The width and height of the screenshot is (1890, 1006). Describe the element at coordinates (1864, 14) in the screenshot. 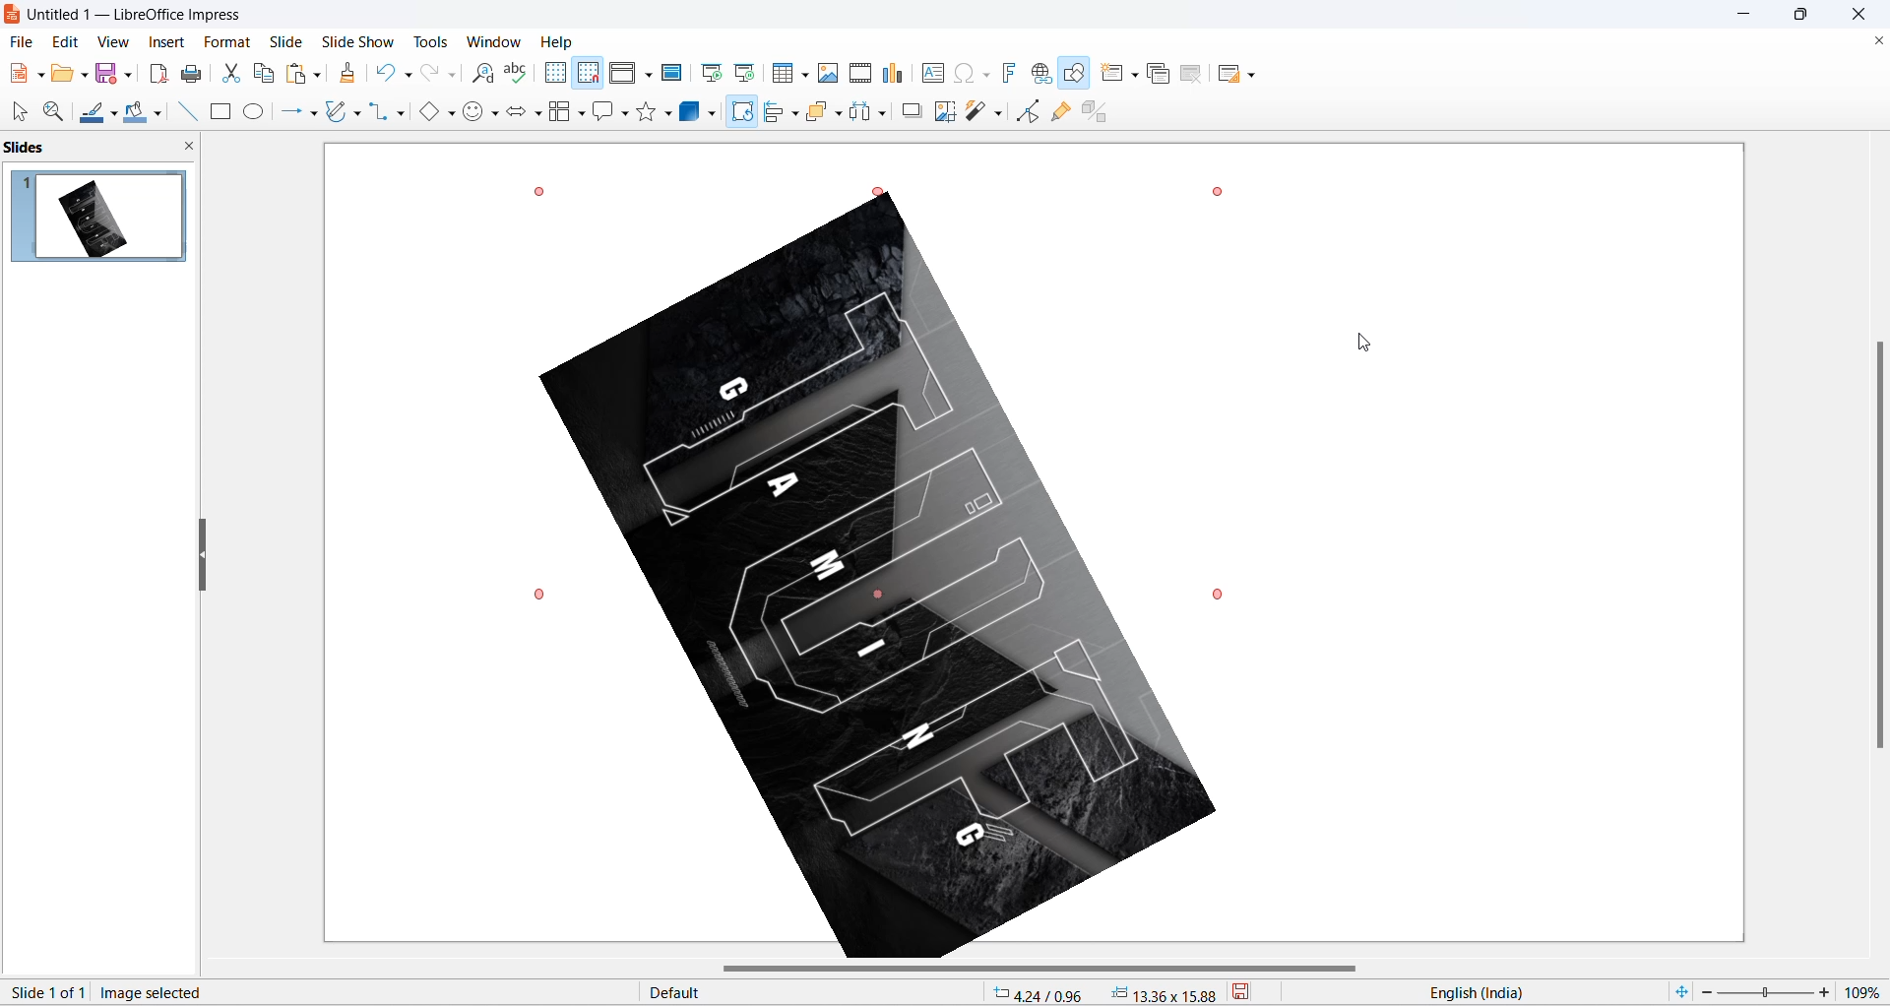

I see `close` at that location.